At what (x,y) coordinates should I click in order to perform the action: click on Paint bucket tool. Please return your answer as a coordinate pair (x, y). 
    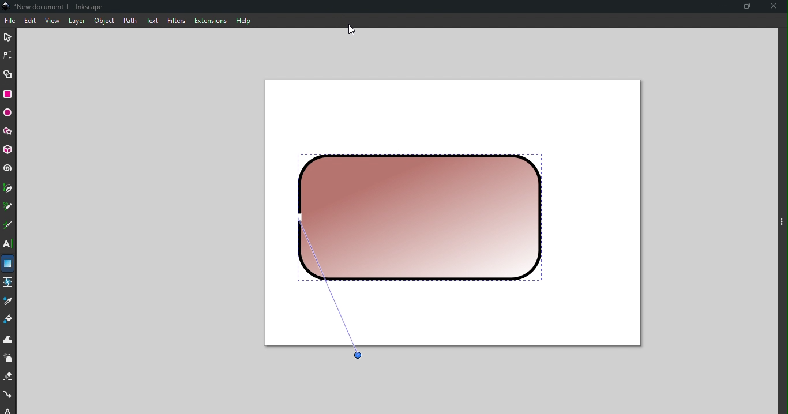
    Looking at the image, I should click on (10, 321).